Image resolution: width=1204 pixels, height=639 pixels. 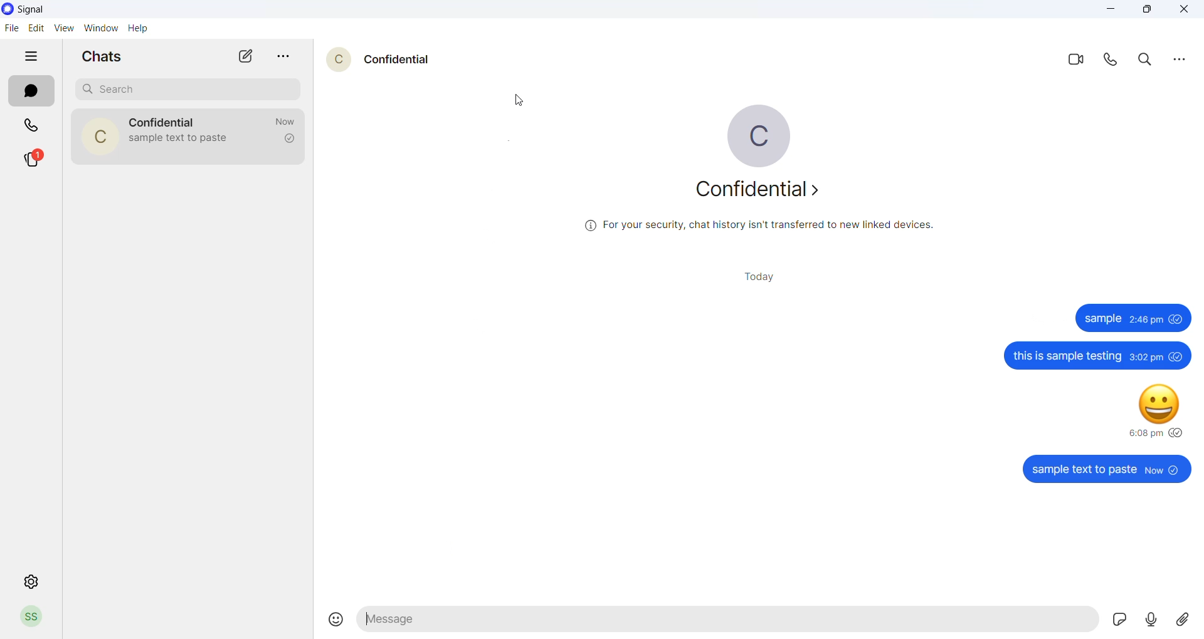 I want to click on chats, so click(x=106, y=56).